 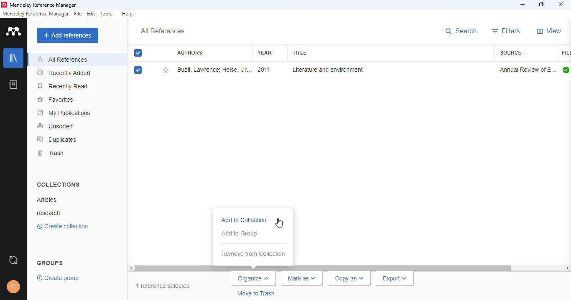 What do you see at coordinates (542, 4) in the screenshot?
I see `maximize` at bounding box center [542, 4].